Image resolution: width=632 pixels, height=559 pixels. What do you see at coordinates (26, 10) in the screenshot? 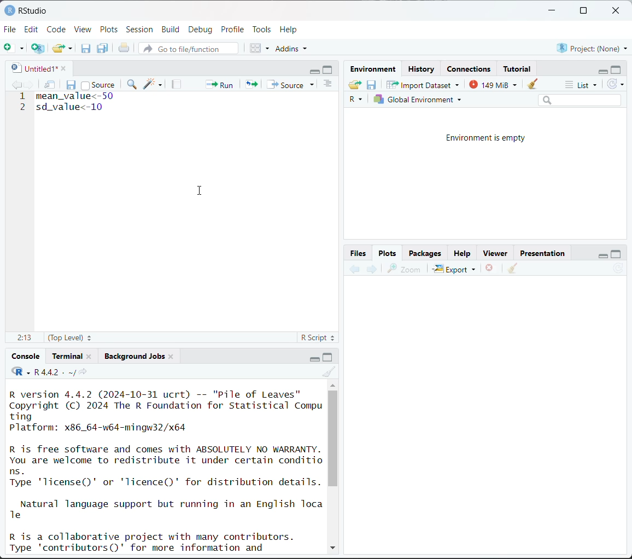
I see `RStudio` at bounding box center [26, 10].